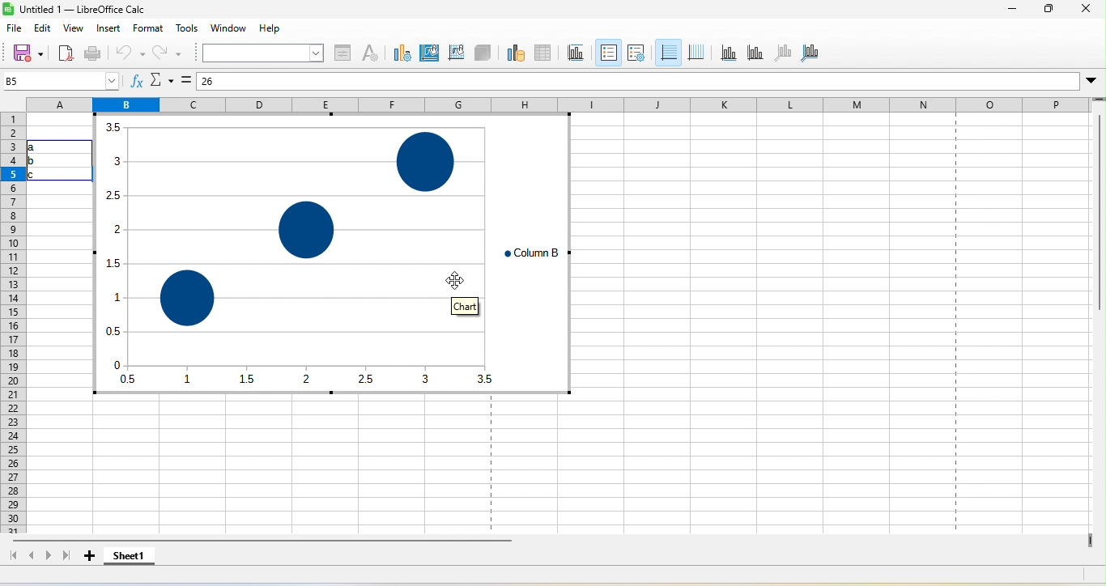 This screenshot has width=1106, height=586. What do you see at coordinates (68, 558) in the screenshot?
I see `last sheet` at bounding box center [68, 558].